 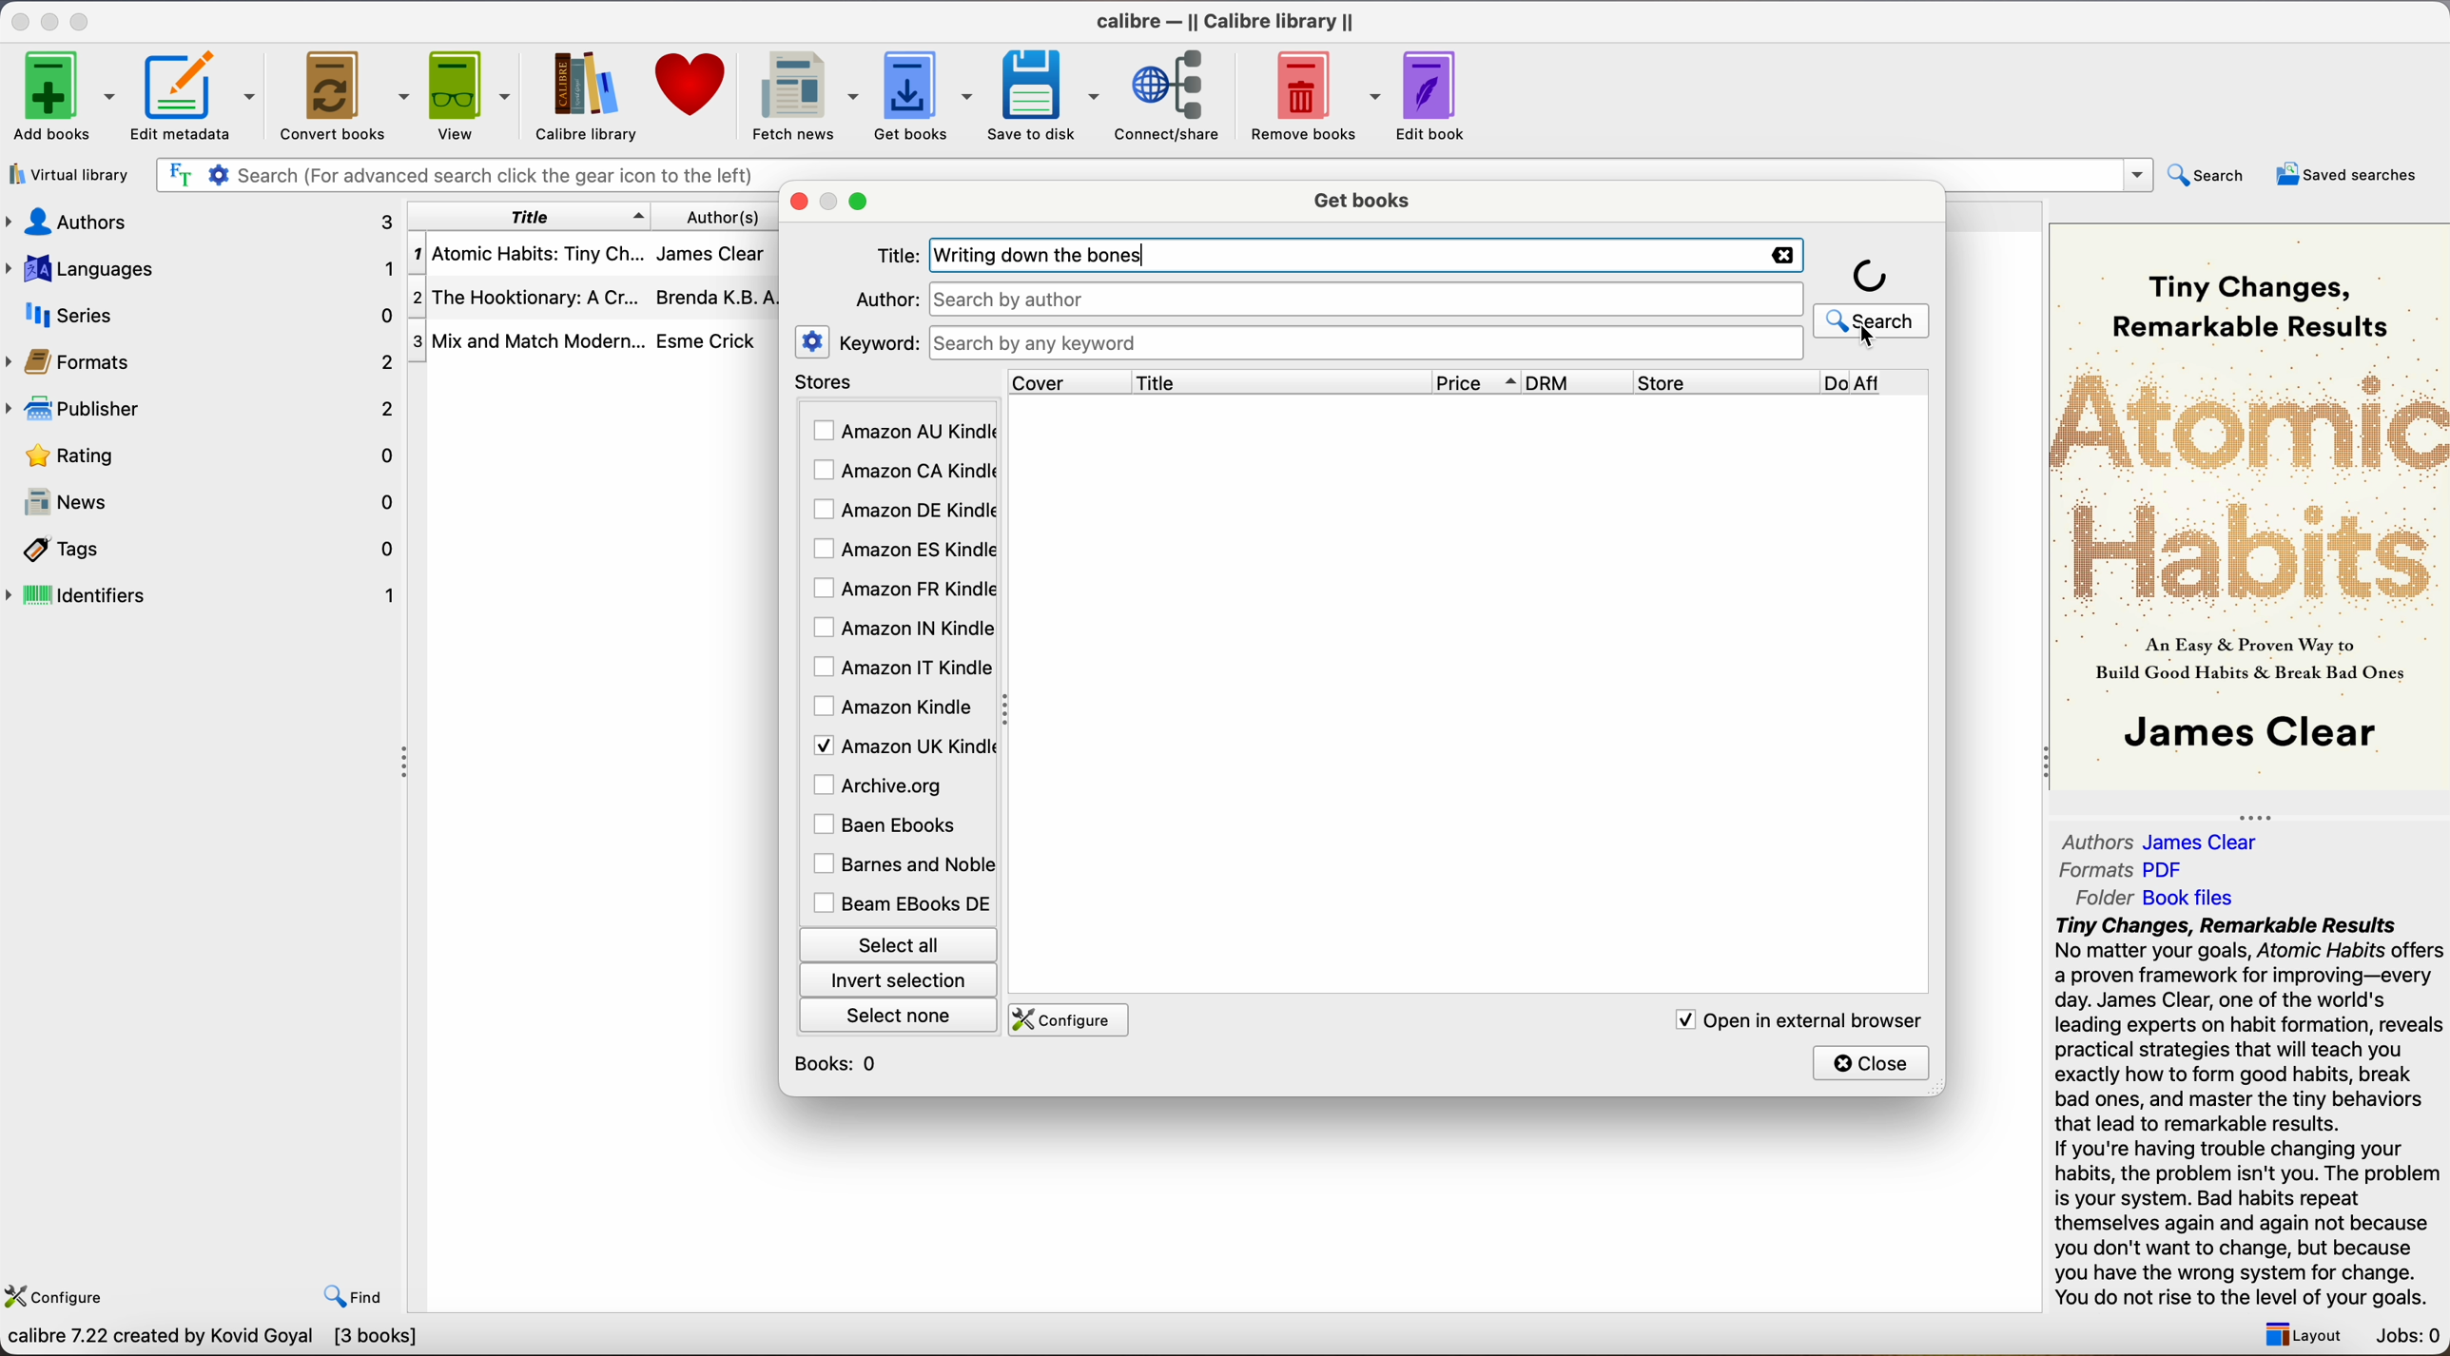 What do you see at coordinates (1866, 337) in the screenshot?
I see `cursor` at bounding box center [1866, 337].